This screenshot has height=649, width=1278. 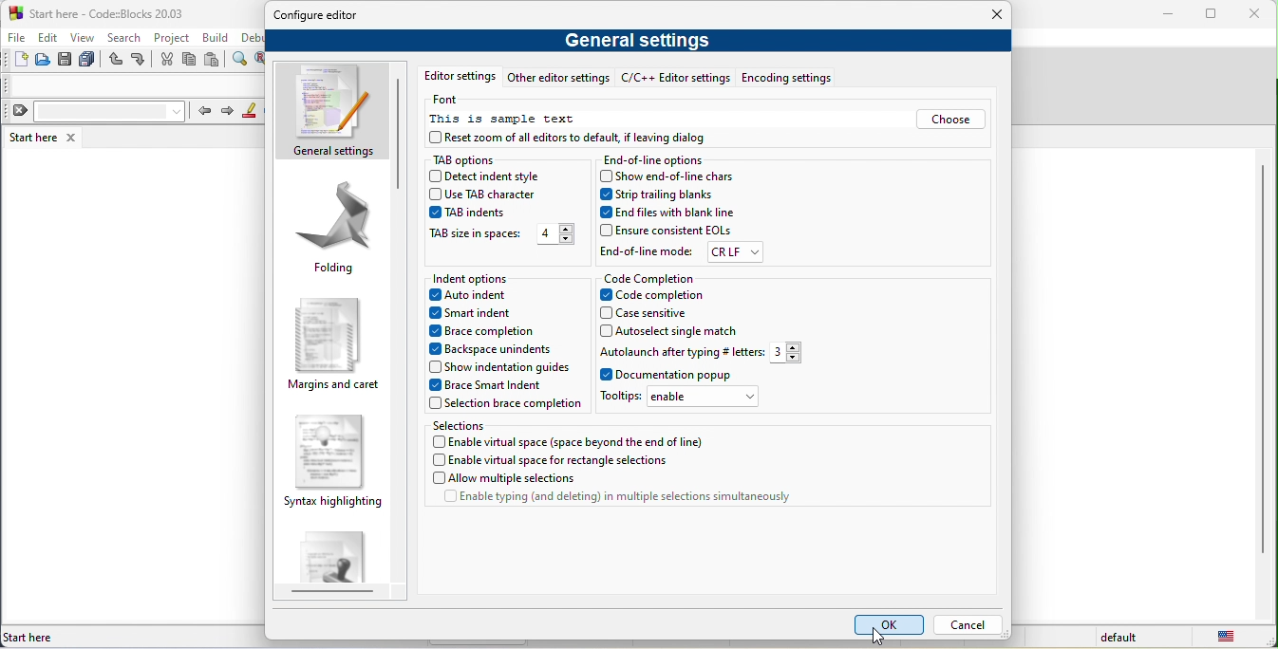 I want to click on paste, so click(x=216, y=61).